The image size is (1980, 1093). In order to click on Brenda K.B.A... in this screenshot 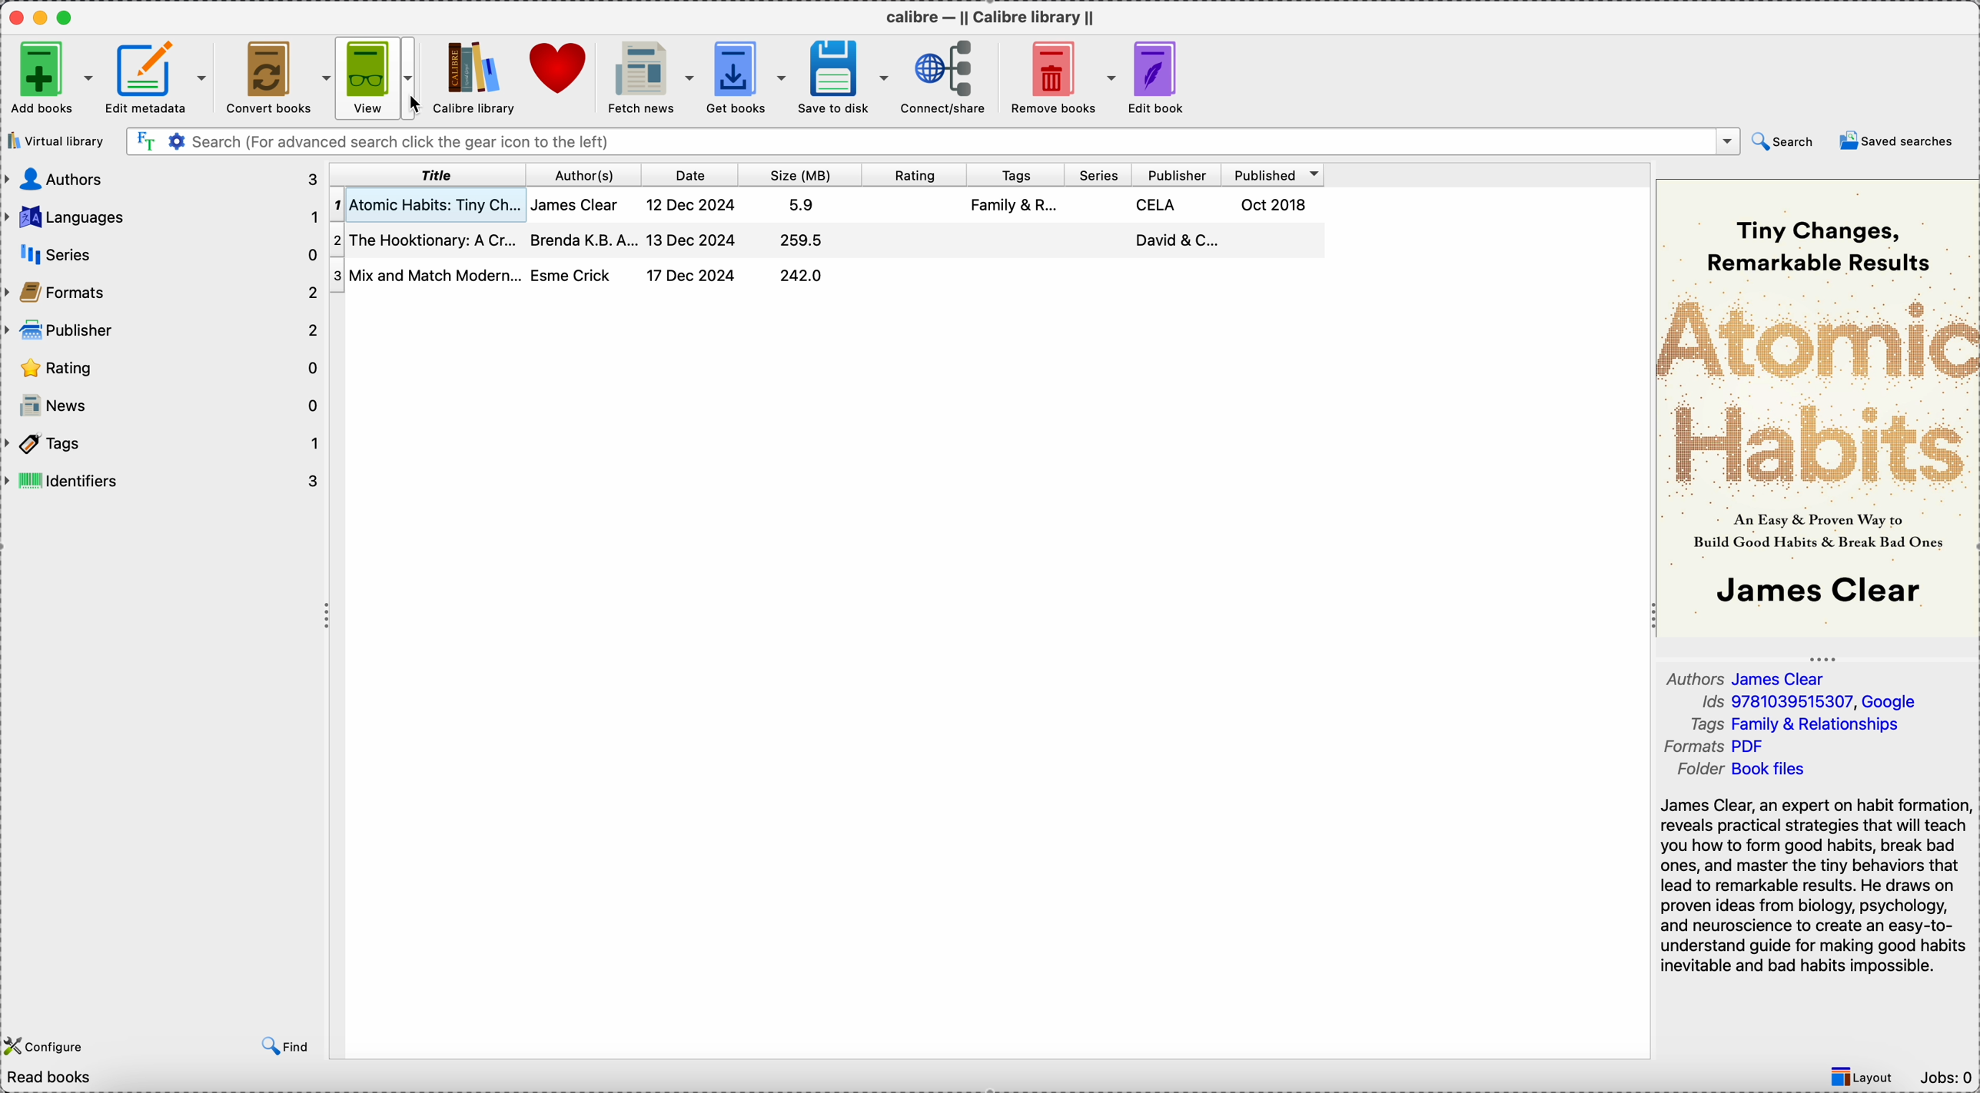, I will do `click(581, 240)`.